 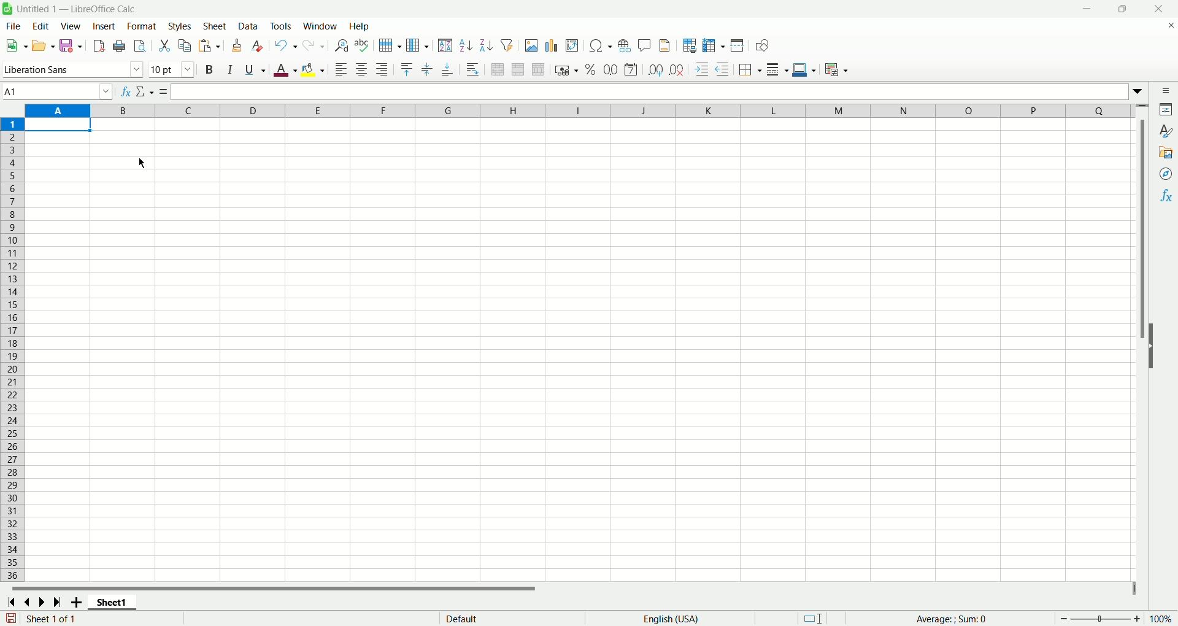 I want to click on New, so click(x=16, y=45).